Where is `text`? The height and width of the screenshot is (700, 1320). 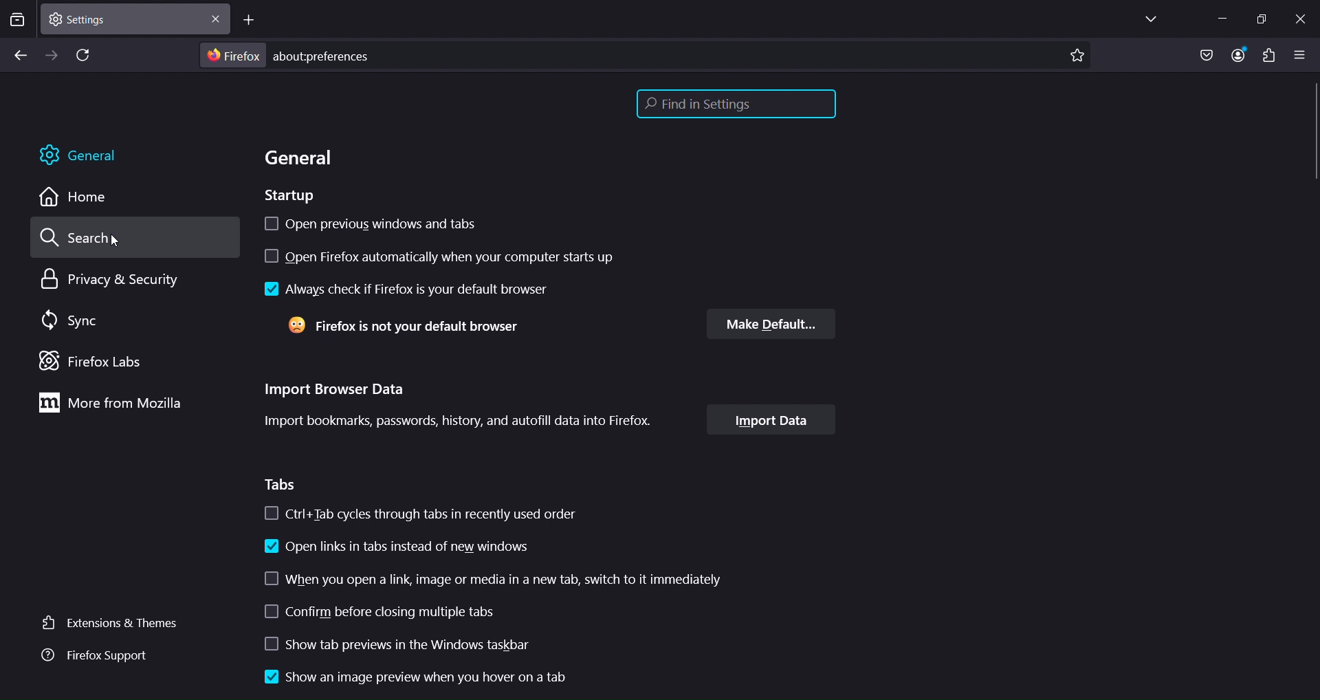 text is located at coordinates (401, 329).